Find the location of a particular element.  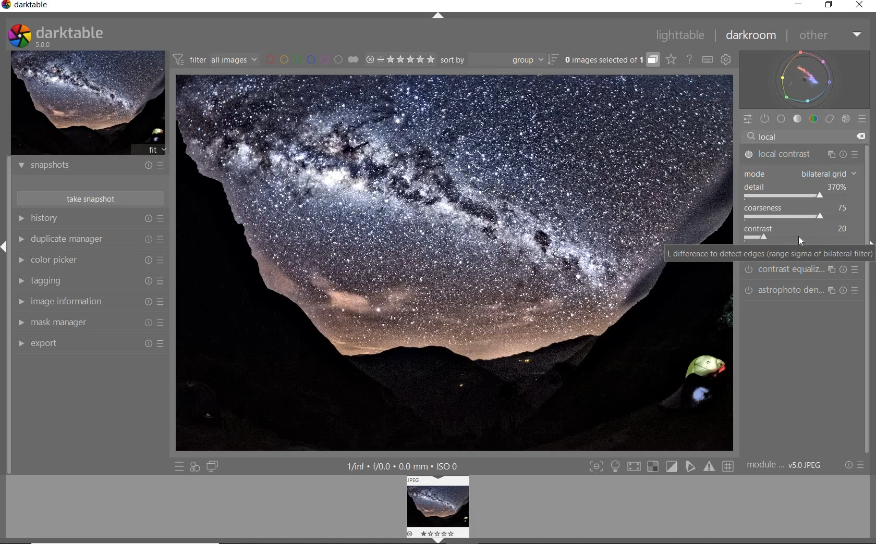

reset parameters is located at coordinates (846, 151).